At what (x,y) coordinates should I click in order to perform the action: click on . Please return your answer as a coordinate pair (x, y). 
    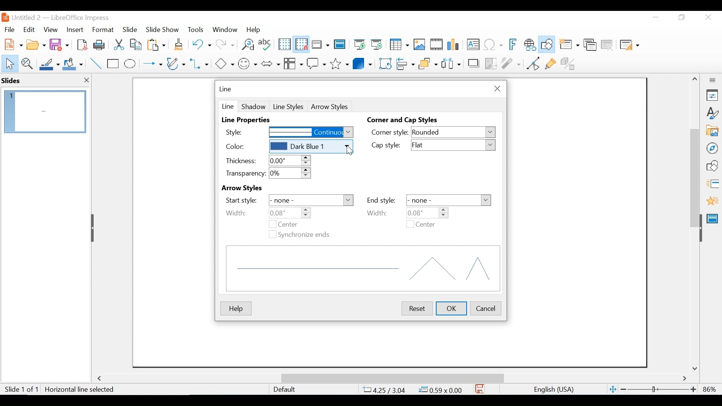
    Looking at the image, I should click on (177, 63).